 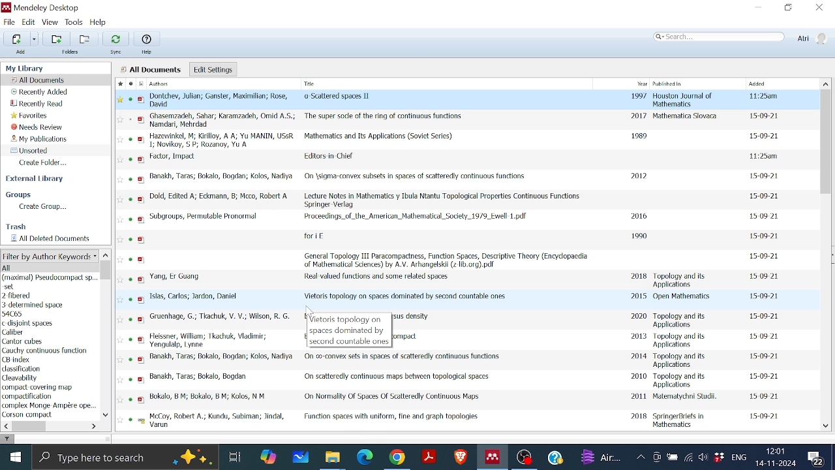 I want to click on Author, so click(x=215, y=420).